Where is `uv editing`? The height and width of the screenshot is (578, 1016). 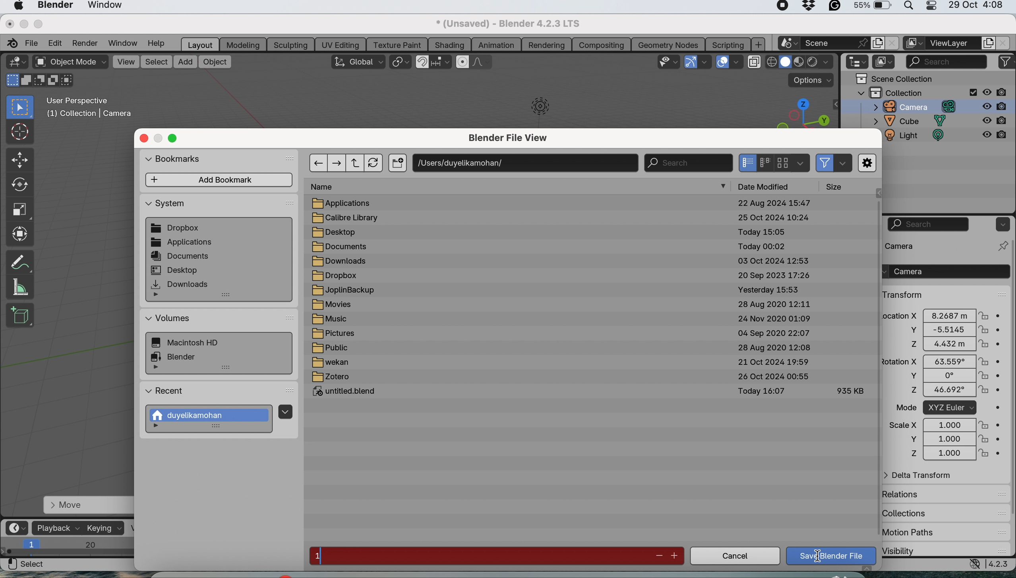 uv editing is located at coordinates (343, 44).